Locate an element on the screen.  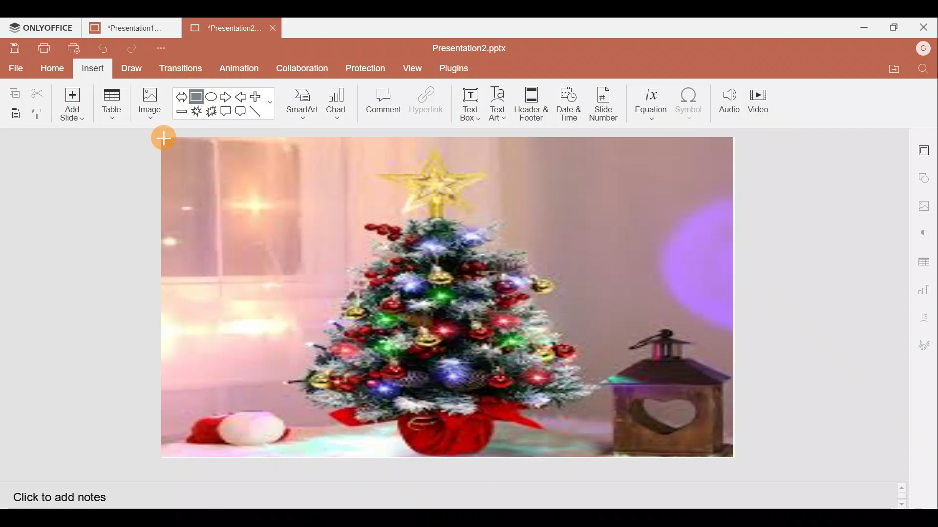
Chart is located at coordinates (335, 105).